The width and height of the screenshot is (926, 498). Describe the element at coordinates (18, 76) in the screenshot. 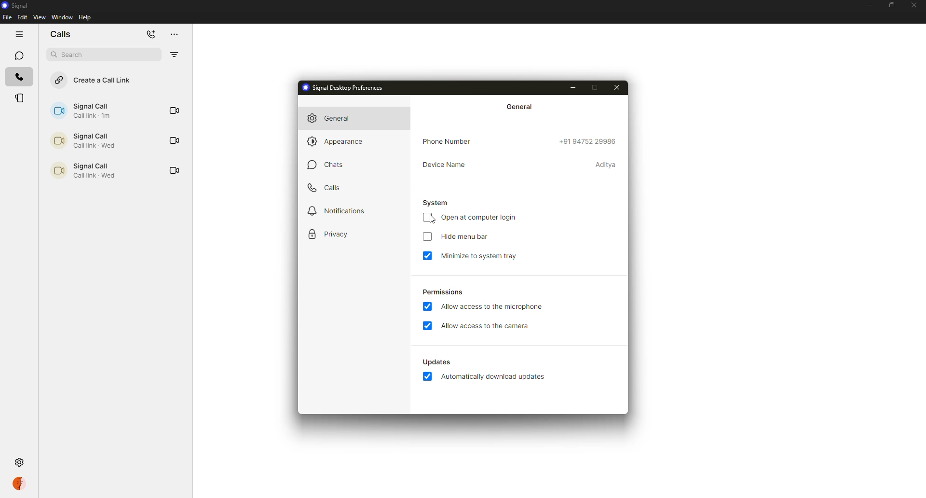

I see `calls` at that location.